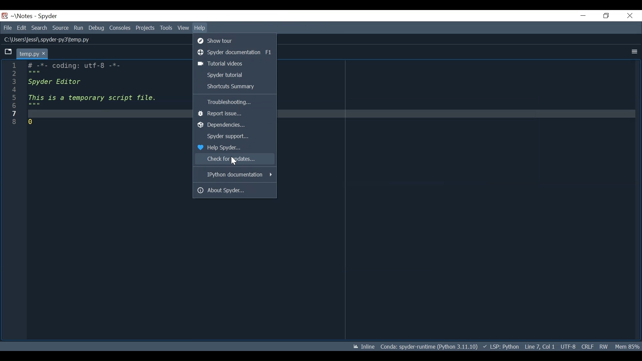 The image size is (642, 361). Describe the element at coordinates (47, 16) in the screenshot. I see `Spyder ` at that location.